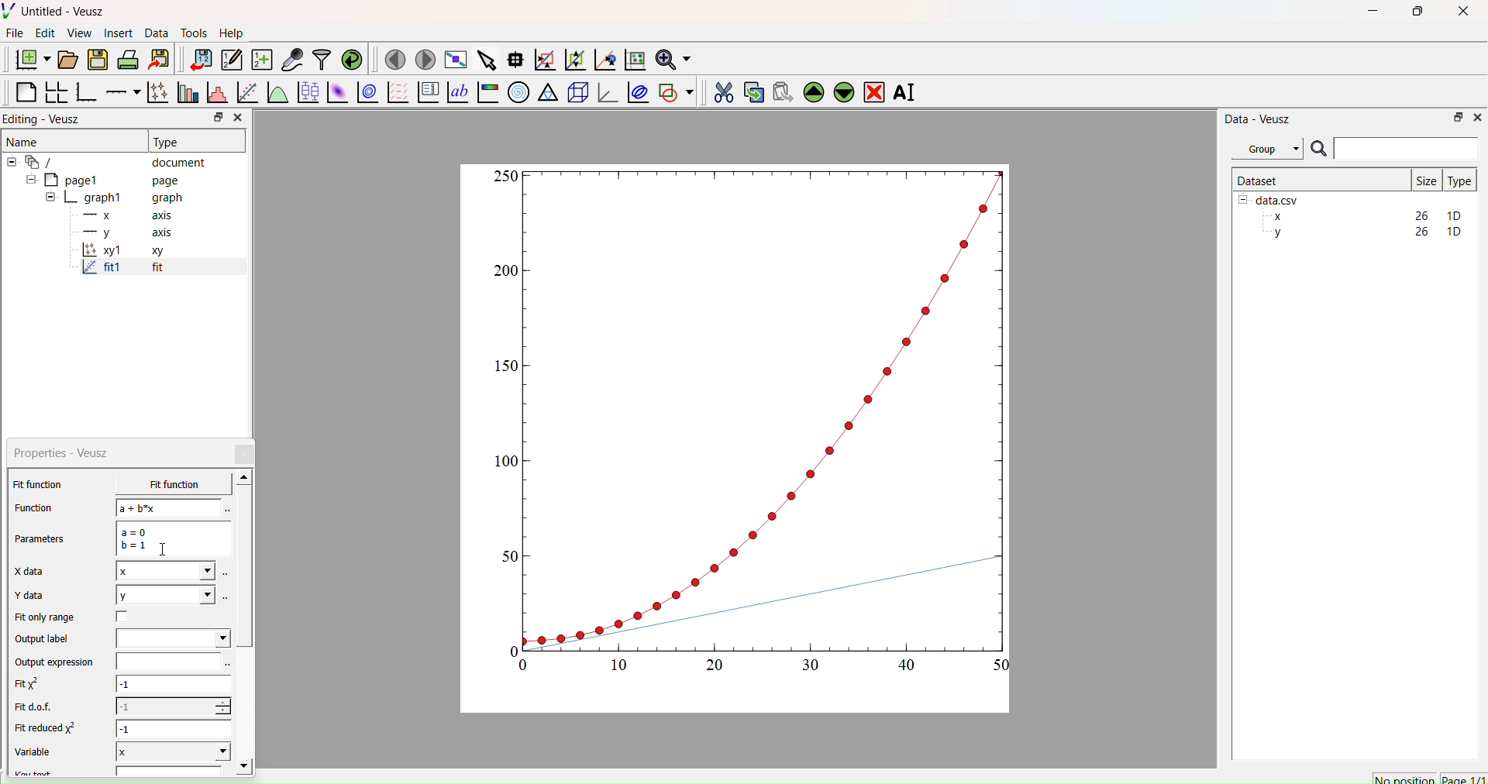 This screenshot has height=784, width=1488. Describe the element at coordinates (29, 57) in the screenshot. I see `New Document` at that location.